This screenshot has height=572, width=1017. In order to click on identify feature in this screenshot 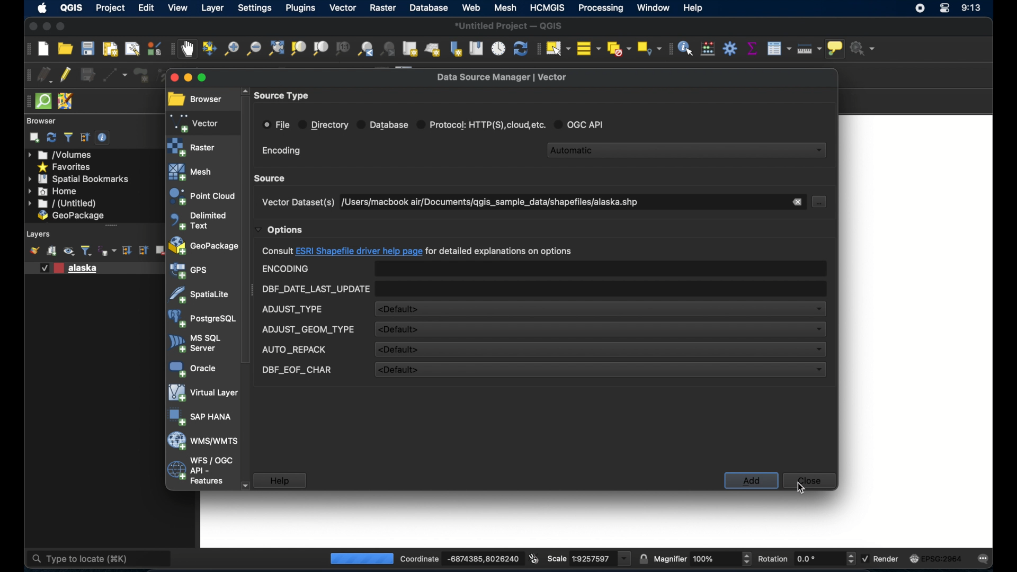, I will do `click(685, 48)`.